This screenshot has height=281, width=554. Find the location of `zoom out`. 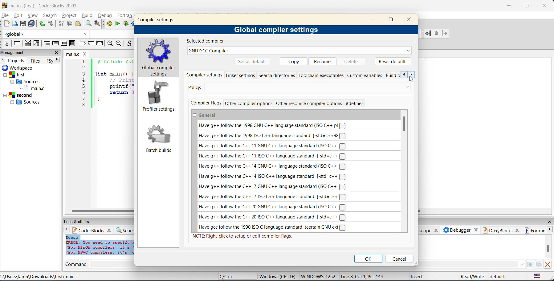

zoom out is located at coordinates (120, 44).